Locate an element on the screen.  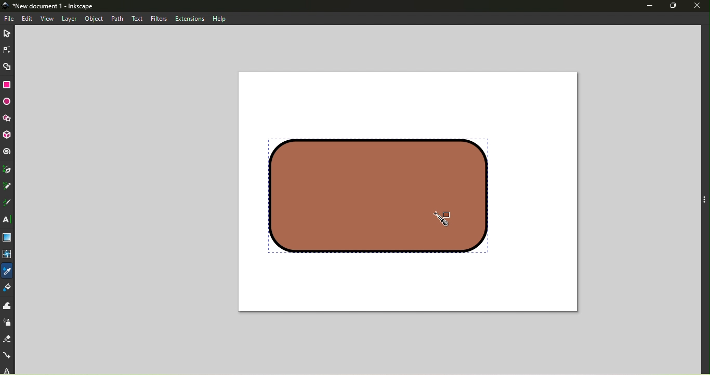
Minimize is located at coordinates (649, 6).